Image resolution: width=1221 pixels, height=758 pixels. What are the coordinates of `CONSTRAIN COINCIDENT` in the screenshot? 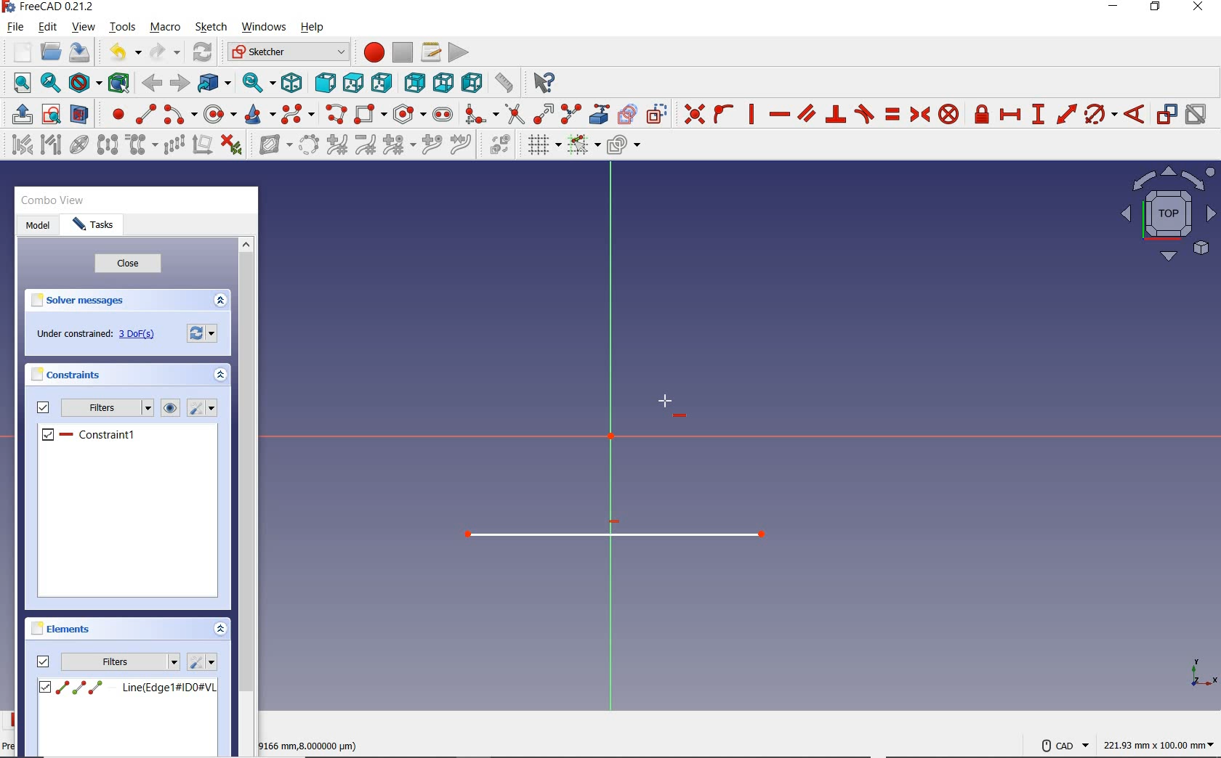 It's located at (695, 113).